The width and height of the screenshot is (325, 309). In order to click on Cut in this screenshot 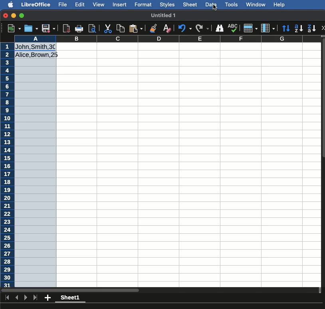, I will do `click(108, 27)`.